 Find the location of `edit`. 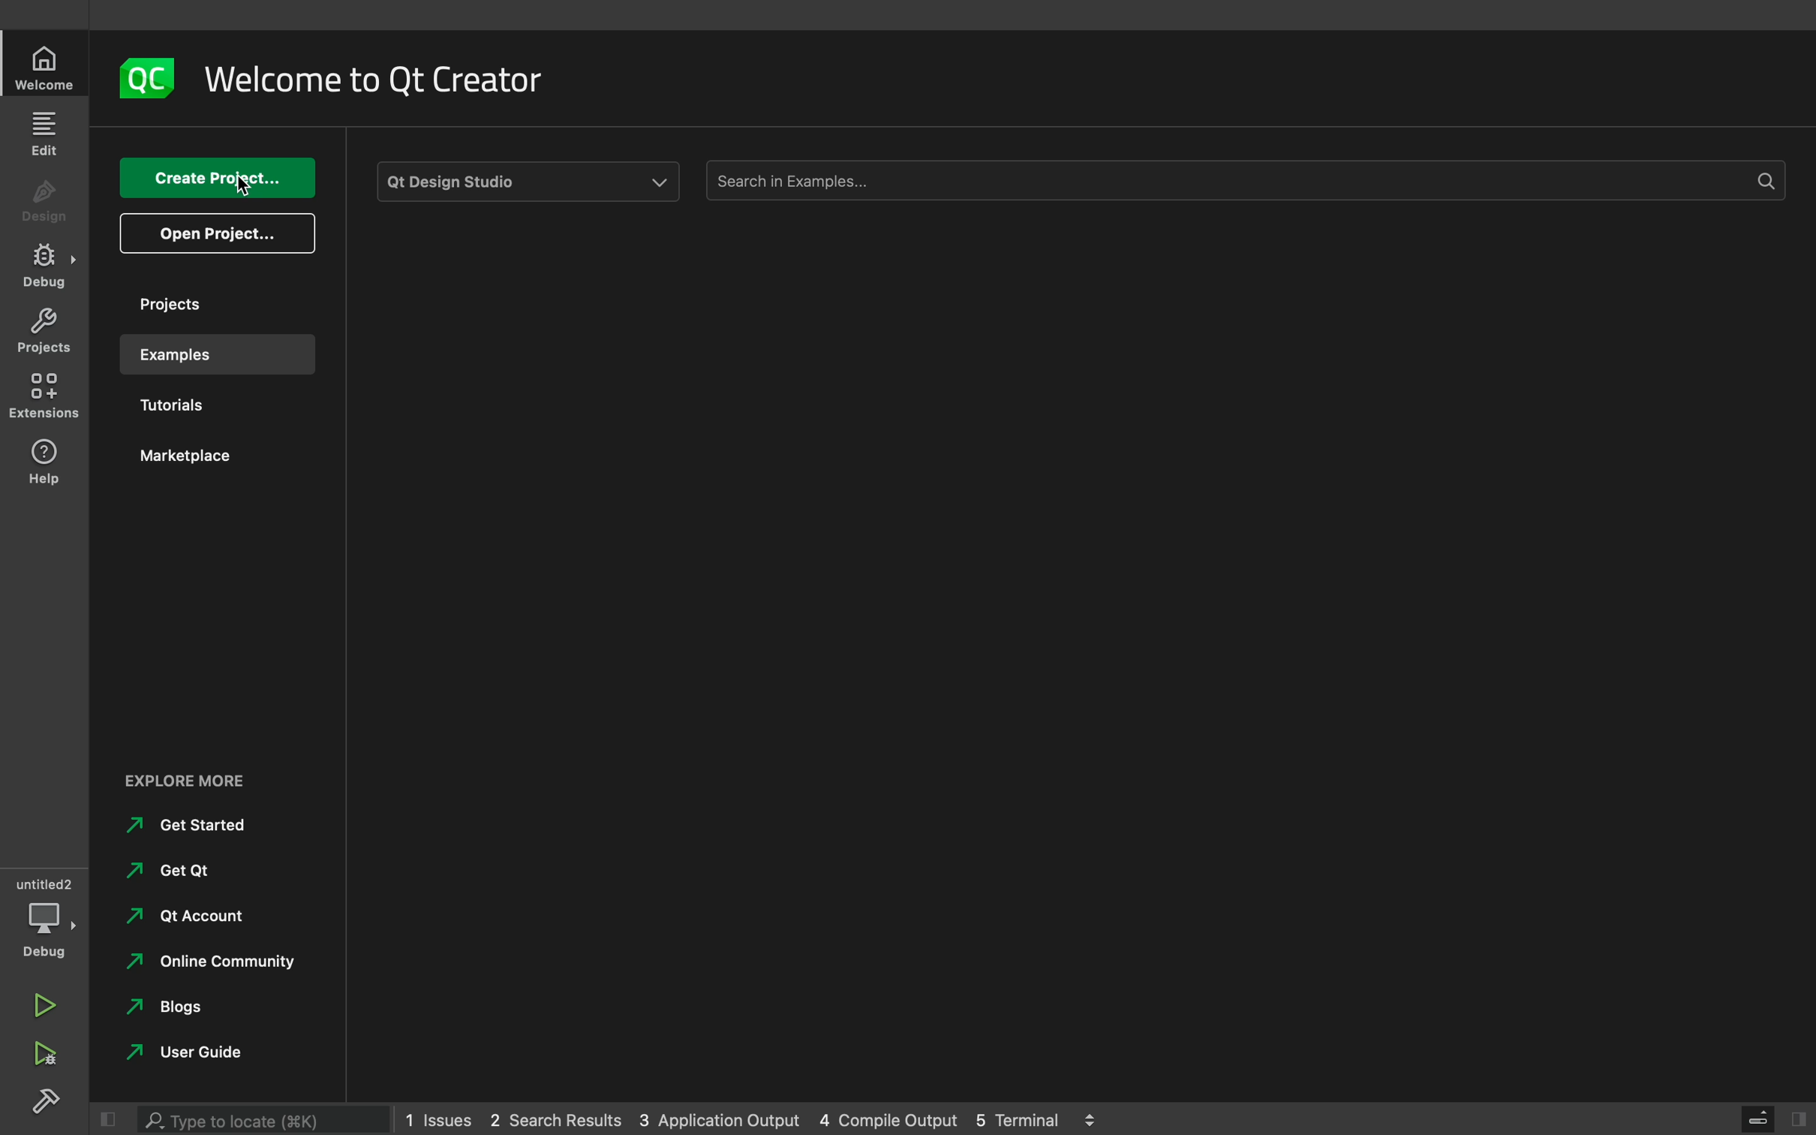

edit is located at coordinates (47, 132).